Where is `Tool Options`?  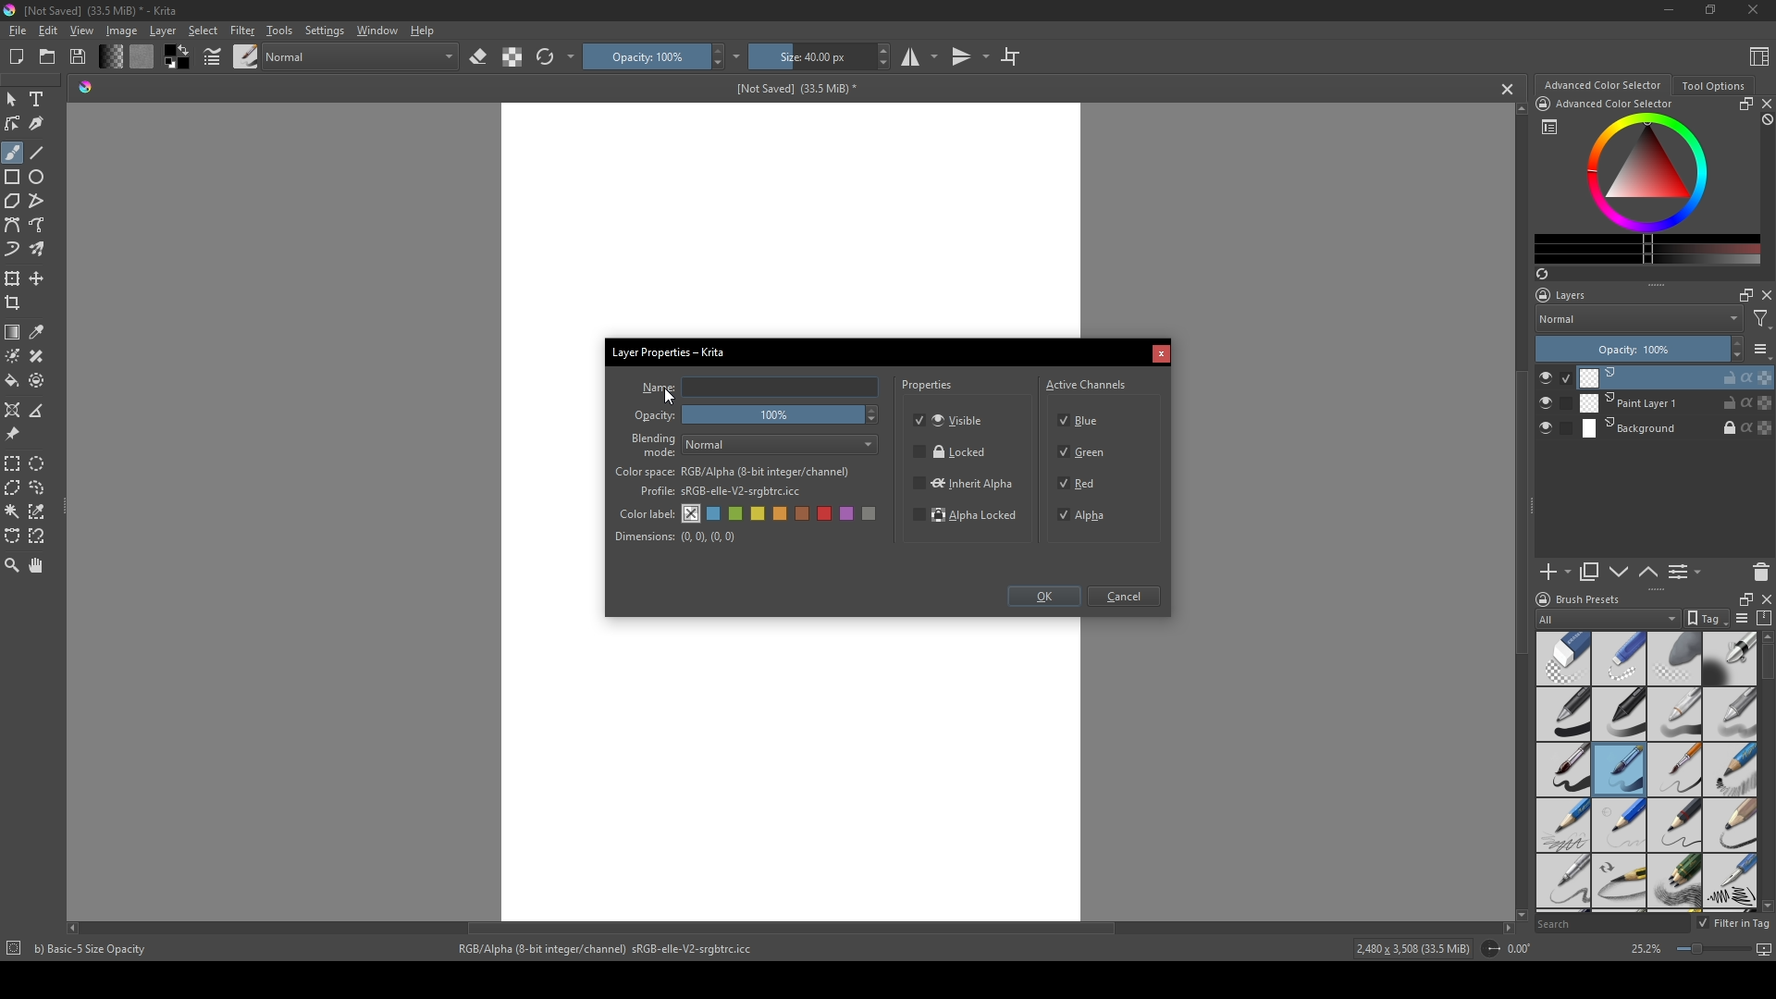
Tool Options is located at coordinates (1713, 86).